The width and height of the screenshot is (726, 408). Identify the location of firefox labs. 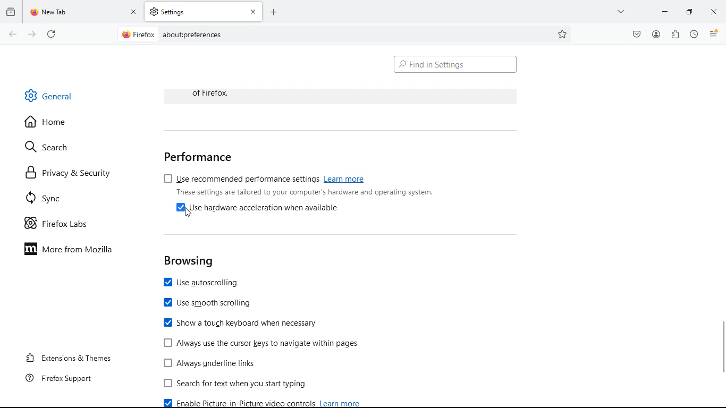
(61, 225).